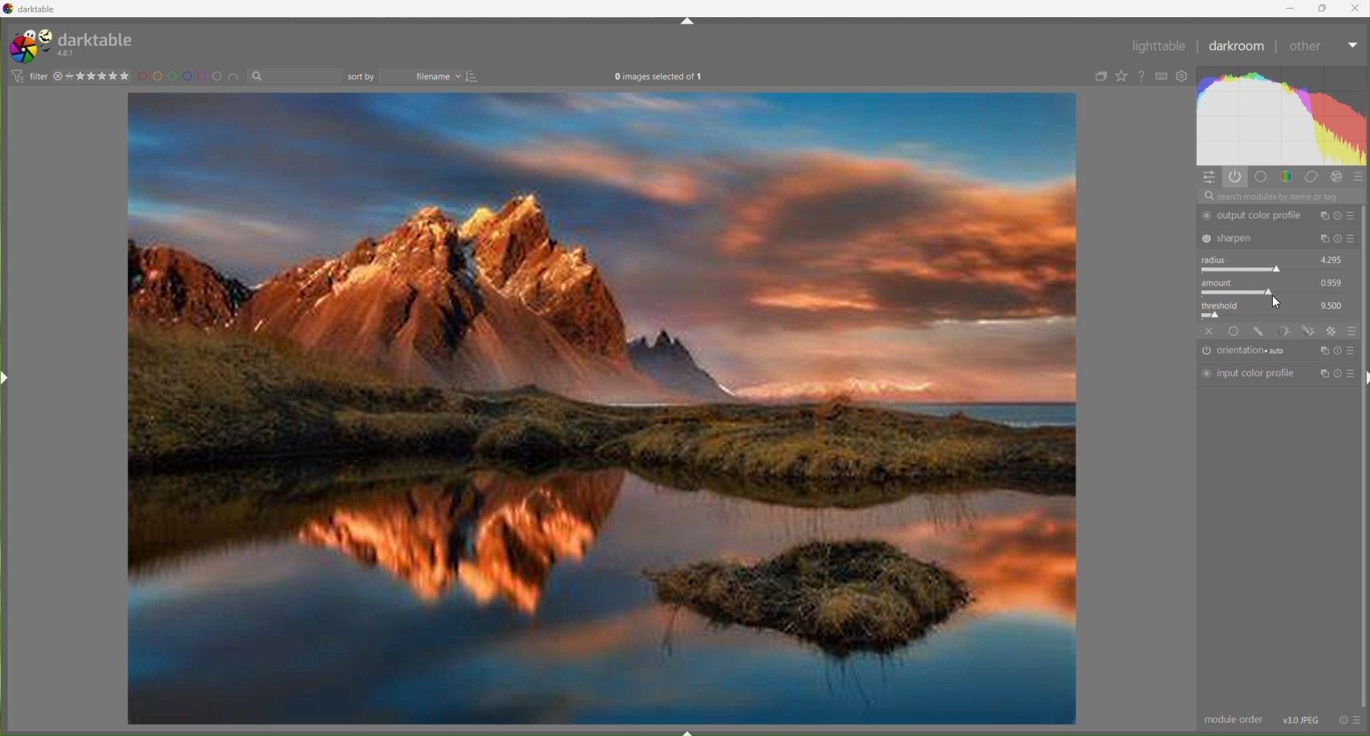 This screenshot has width=1370, height=736. What do you see at coordinates (1333, 282) in the screenshot?
I see `value` at bounding box center [1333, 282].